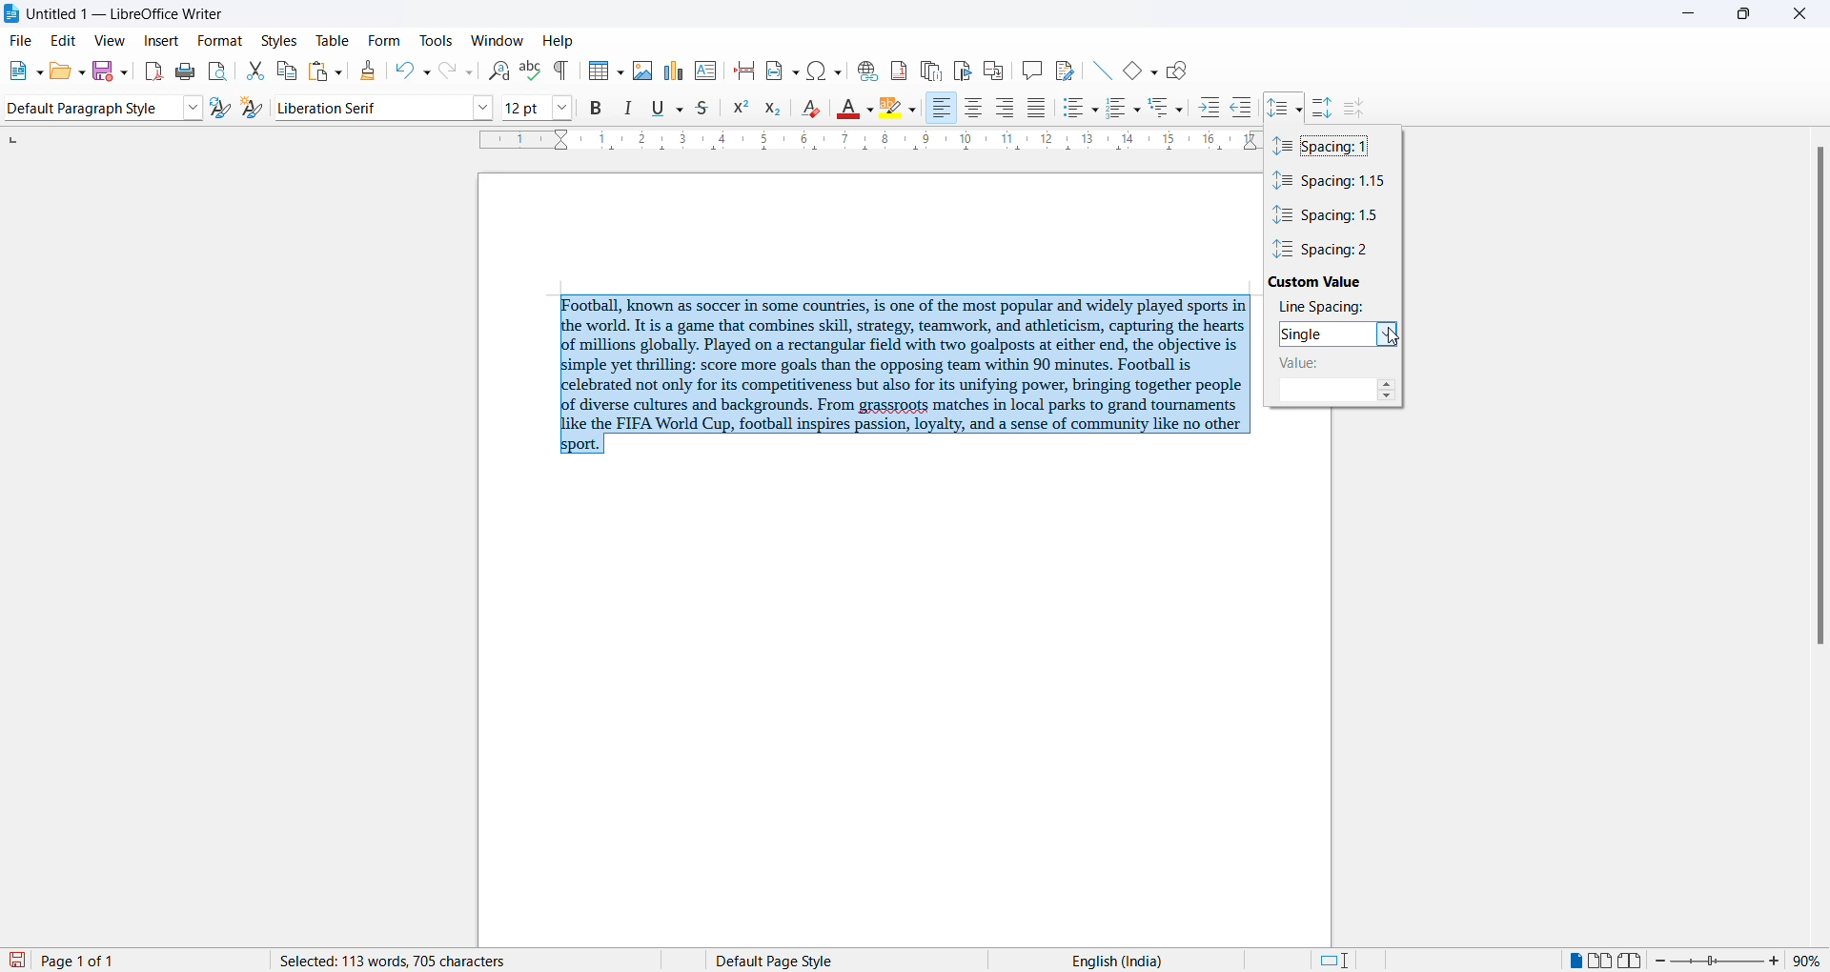  I want to click on text language, so click(1183, 960).